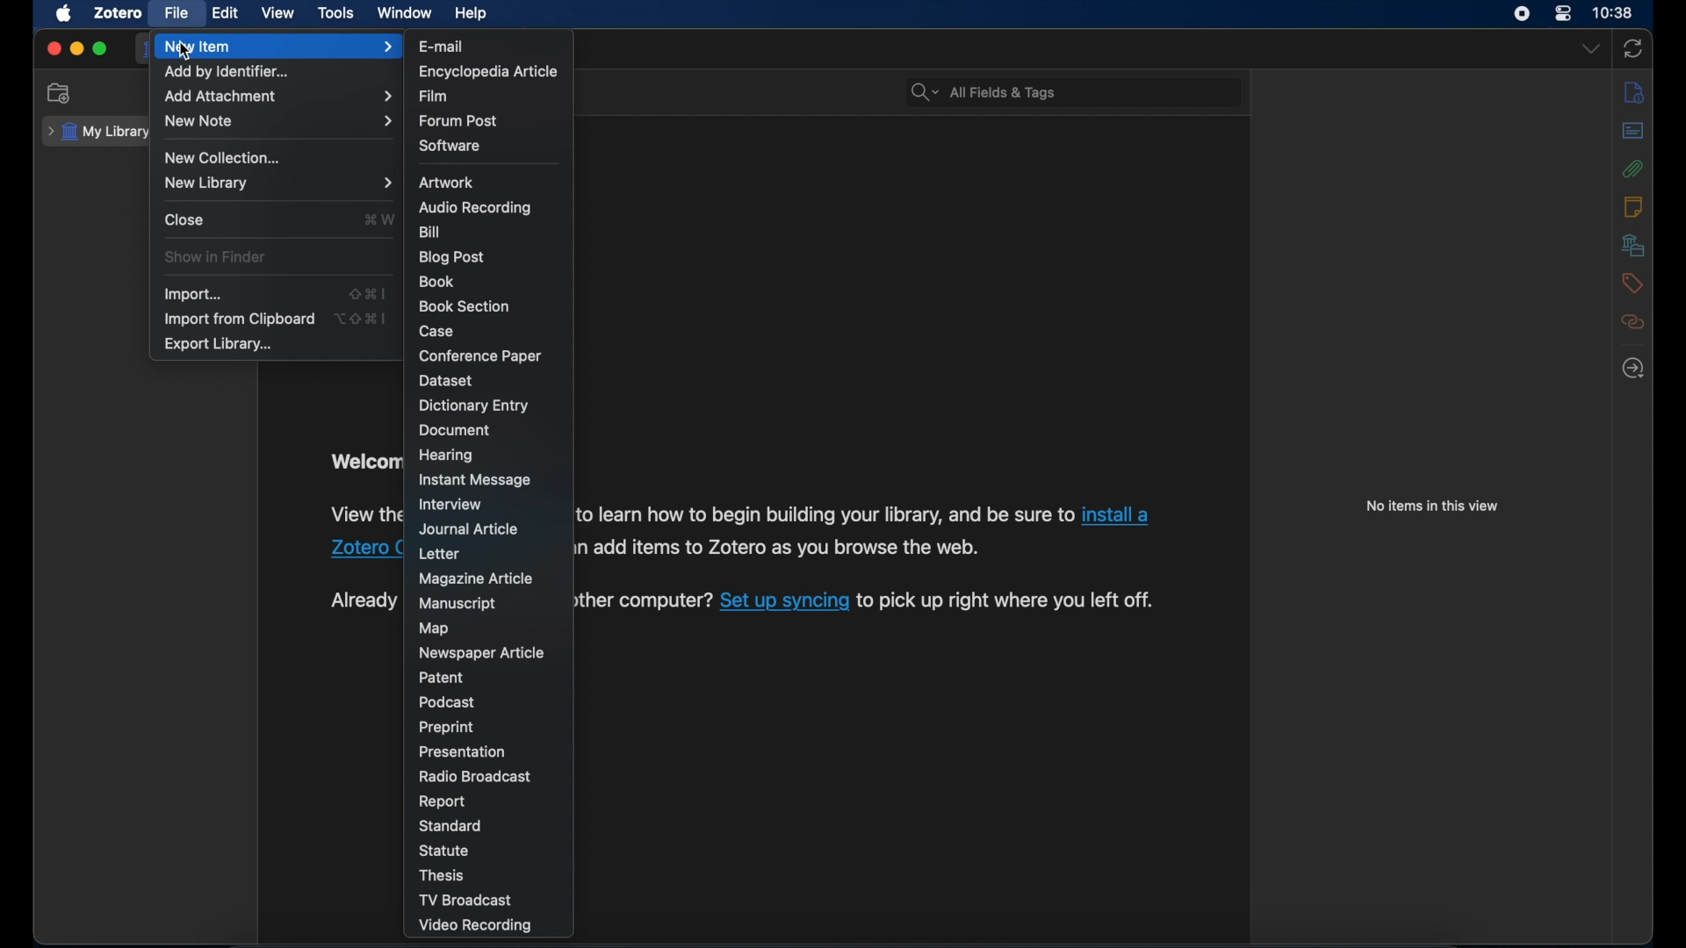 This screenshot has width=1686, height=948. Describe the element at coordinates (443, 802) in the screenshot. I see `report` at that location.